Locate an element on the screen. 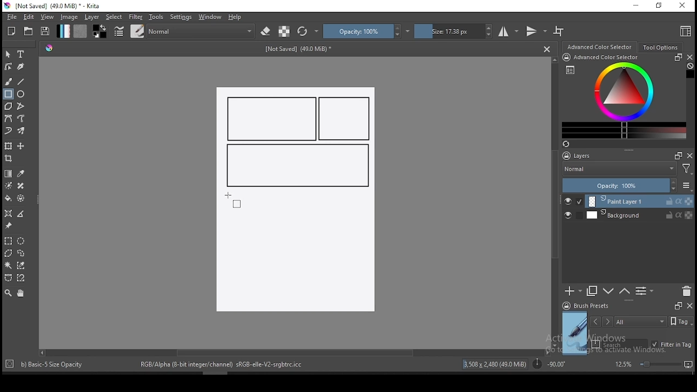  new layer is located at coordinates (573, 291).